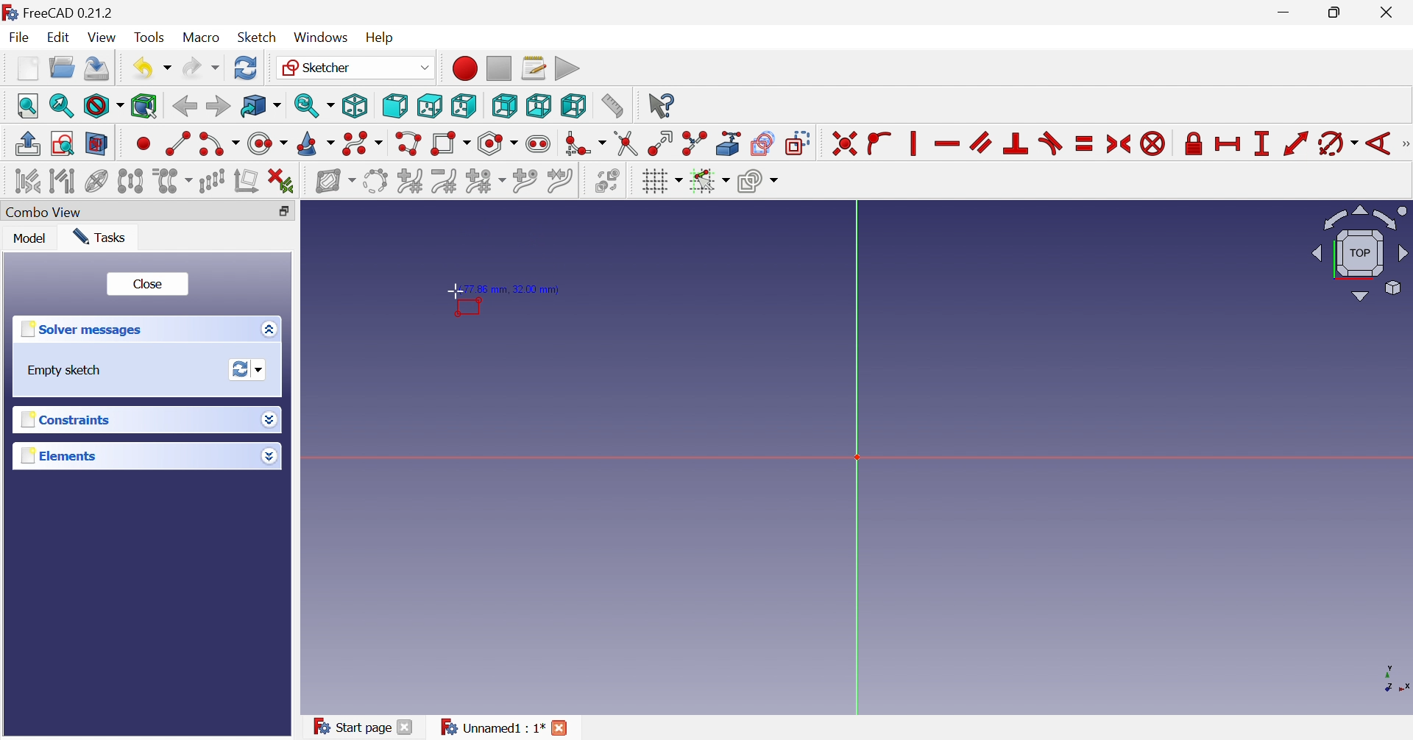 This screenshot has width=1413, height=740. I want to click on Drop down, so click(268, 457).